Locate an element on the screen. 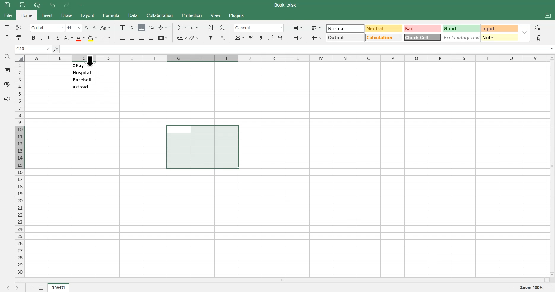 This screenshot has height=292, width=555. Remove Filter is located at coordinates (223, 38).